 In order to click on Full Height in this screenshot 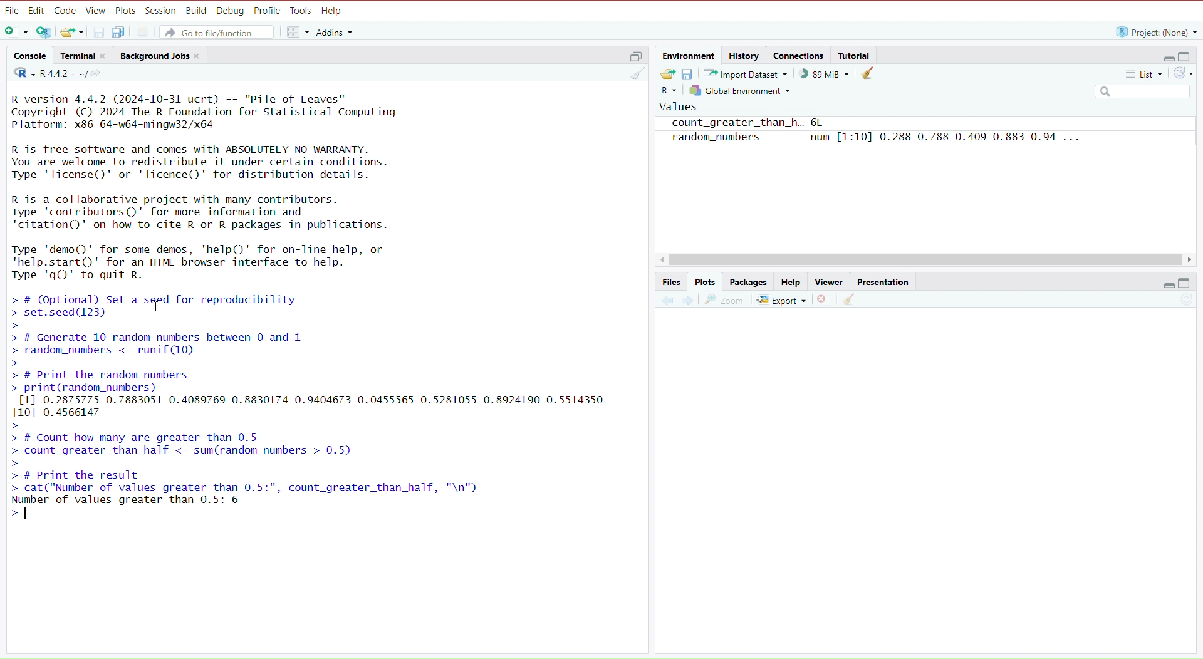, I will do `click(1186, 55)`.